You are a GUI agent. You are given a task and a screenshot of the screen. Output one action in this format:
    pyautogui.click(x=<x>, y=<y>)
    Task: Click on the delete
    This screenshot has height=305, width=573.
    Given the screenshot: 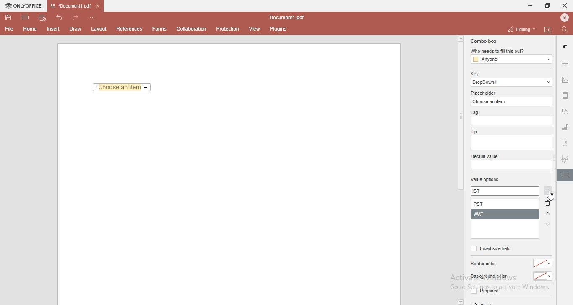 What is the action you would take?
    pyautogui.click(x=550, y=204)
    